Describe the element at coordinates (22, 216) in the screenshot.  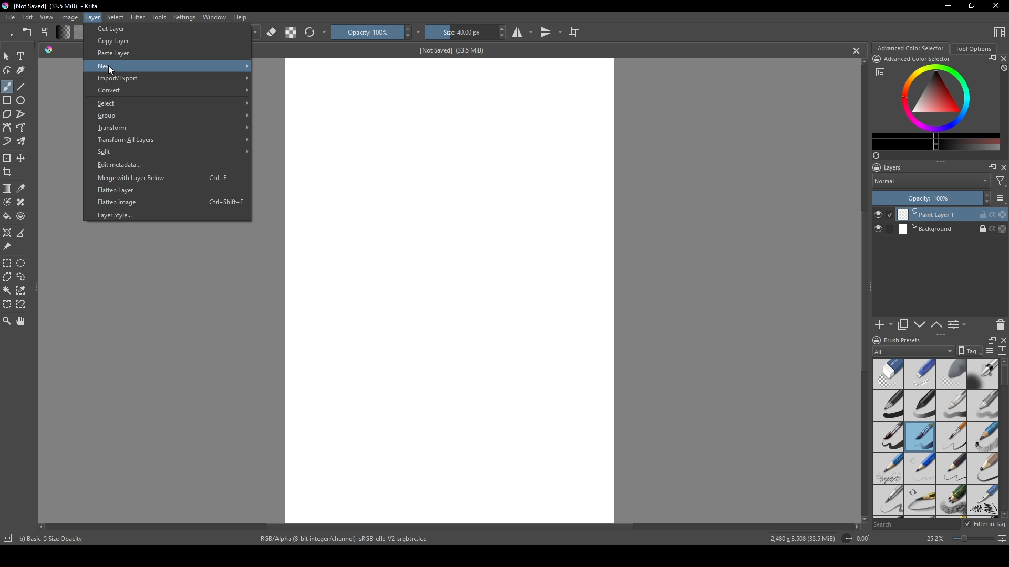
I see `enclose and fill` at that location.